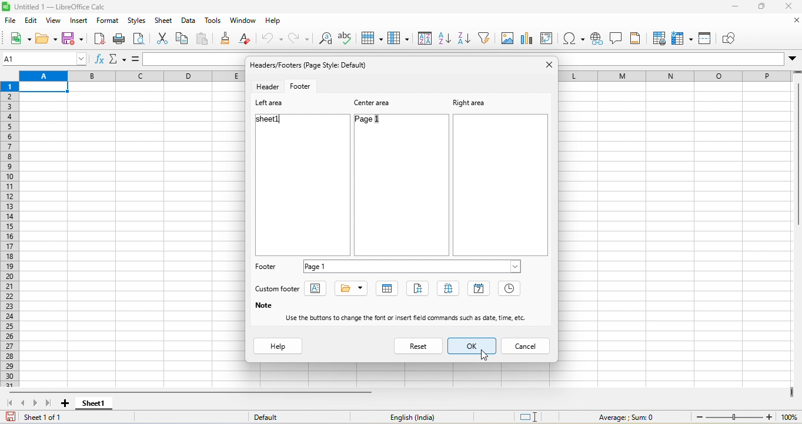  I want to click on date, so click(479, 288).